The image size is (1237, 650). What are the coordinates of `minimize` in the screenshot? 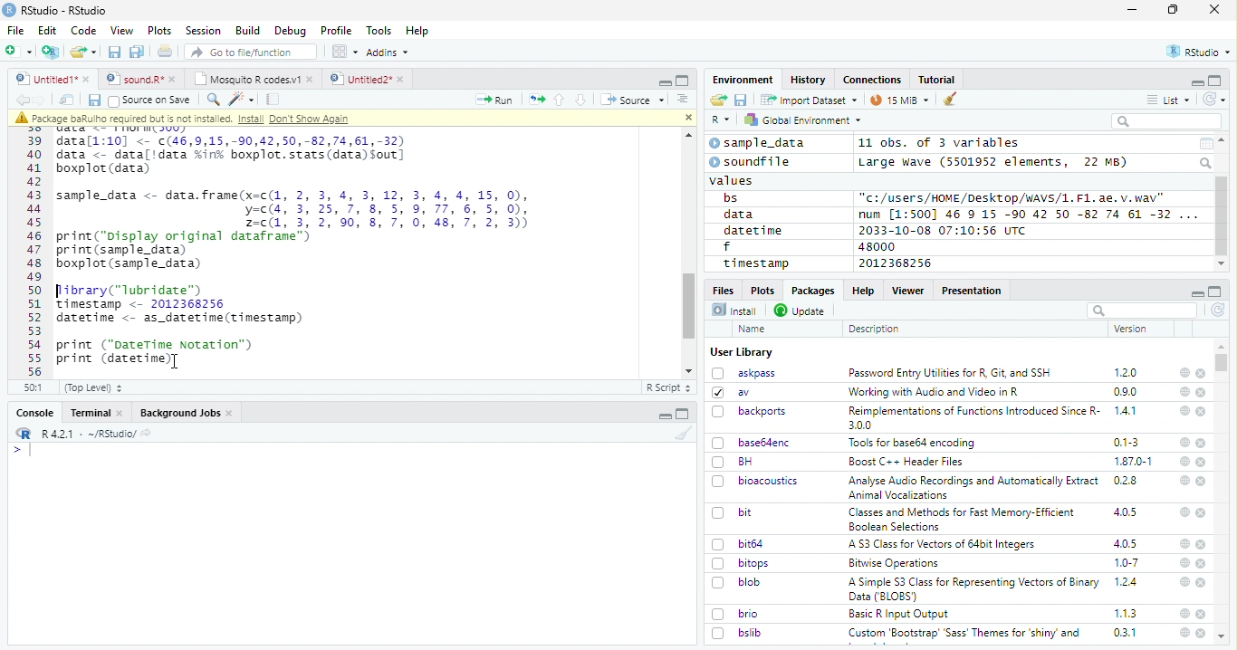 It's located at (664, 81).